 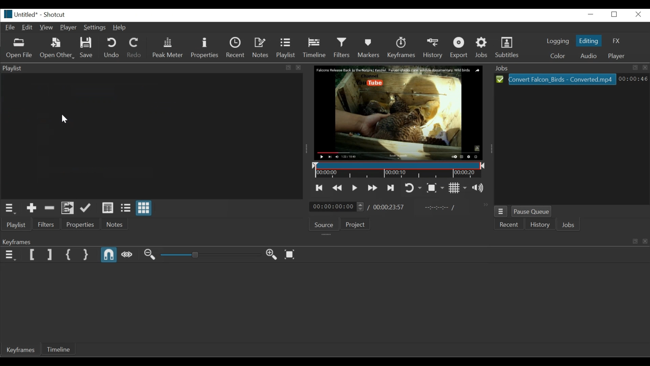 What do you see at coordinates (372, 188) in the screenshot?
I see `Play quickly forward` at bounding box center [372, 188].